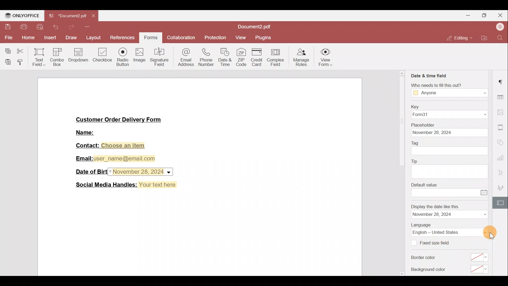  Describe the element at coordinates (502, 113) in the screenshot. I see `Image settings` at that location.